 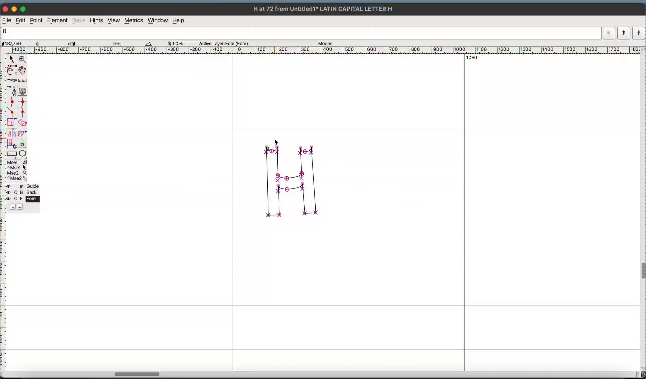 What do you see at coordinates (22, 103) in the screenshot?
I see `sharp curve` at bounding box center [22, 103].